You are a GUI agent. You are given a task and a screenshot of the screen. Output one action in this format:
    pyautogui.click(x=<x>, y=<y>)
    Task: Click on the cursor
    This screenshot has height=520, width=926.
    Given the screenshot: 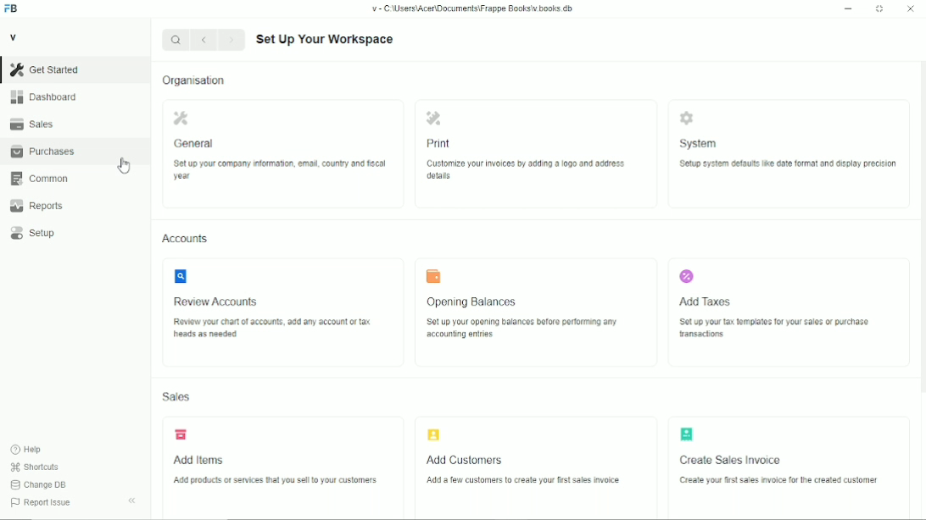 What is the action you would take?
    pyautogui.click(x=125, y=166)
    